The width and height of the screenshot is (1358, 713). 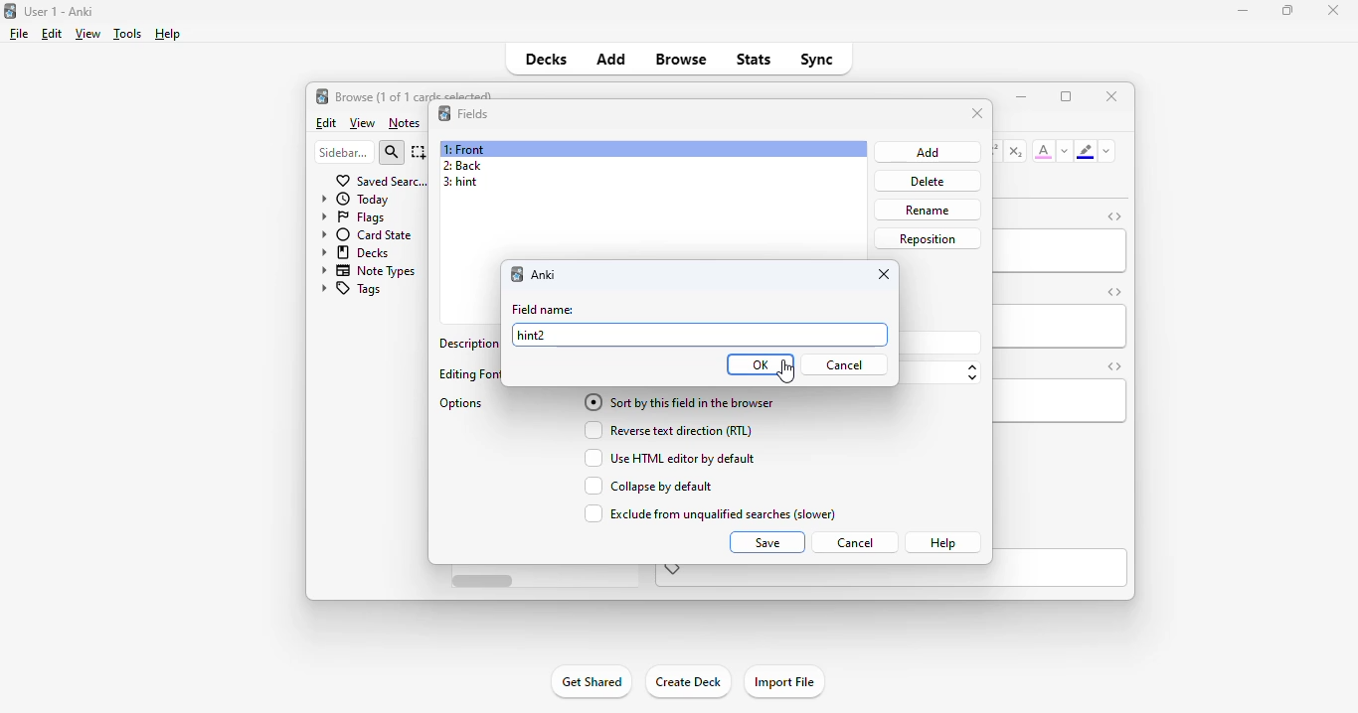 I want to click on rename, so click(x=927, y=210).